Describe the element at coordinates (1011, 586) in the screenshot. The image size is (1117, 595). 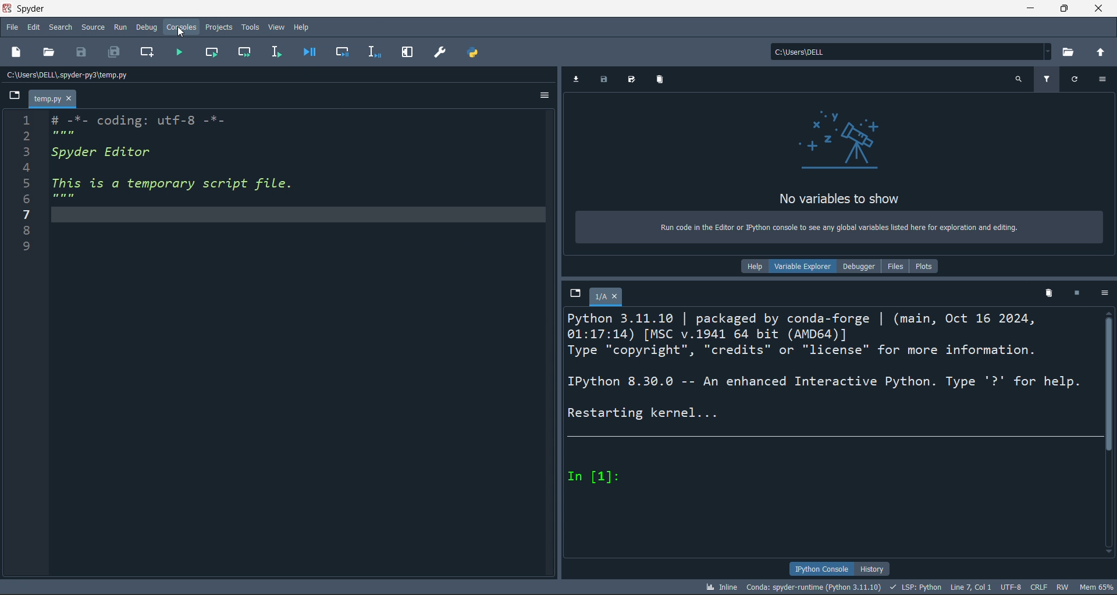
I see `UTF-8` at that location.